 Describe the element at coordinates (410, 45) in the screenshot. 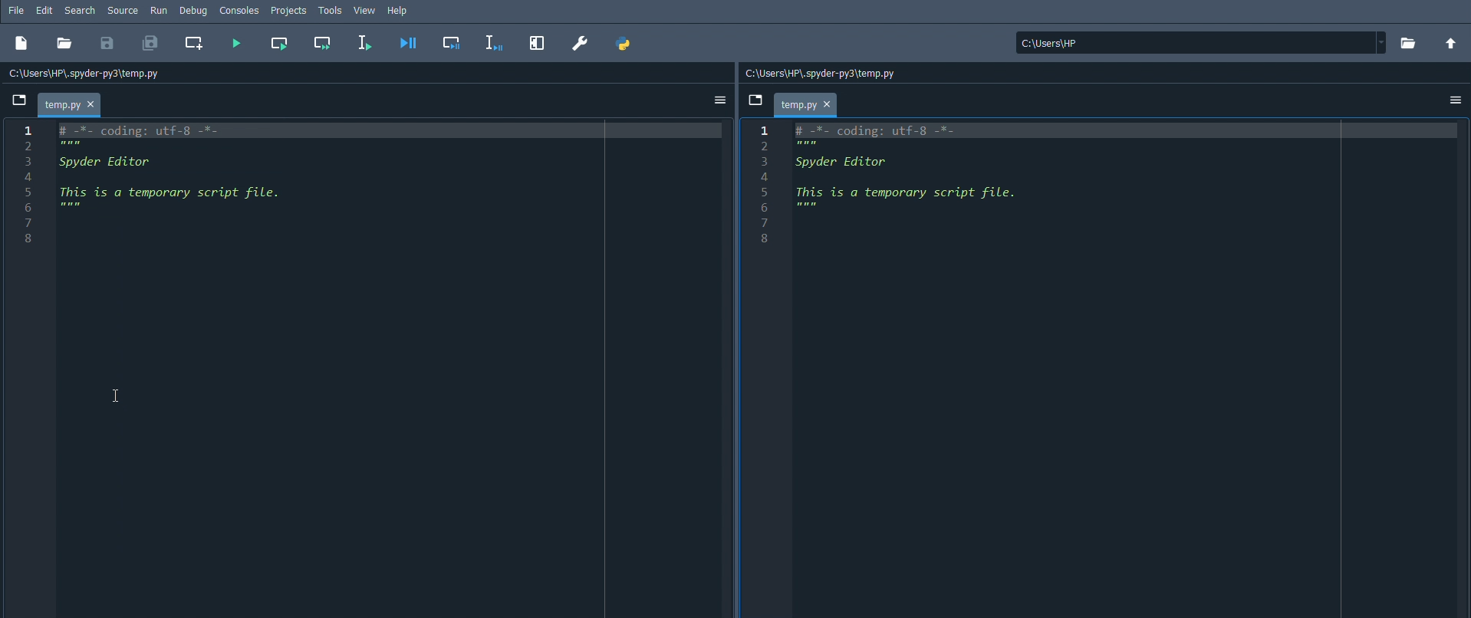

I see `Debug file` at that location.